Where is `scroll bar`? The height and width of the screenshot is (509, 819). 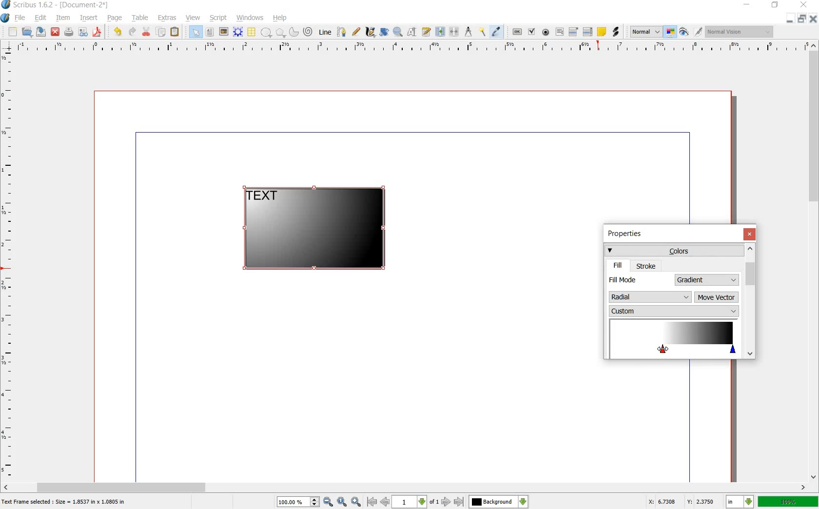
scroll bar is located at coordinates (406, 487).